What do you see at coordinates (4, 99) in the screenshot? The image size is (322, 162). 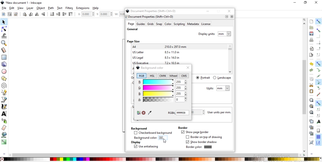 I see `draw bezier curves and straight lines` at bounding box center [4, 99].